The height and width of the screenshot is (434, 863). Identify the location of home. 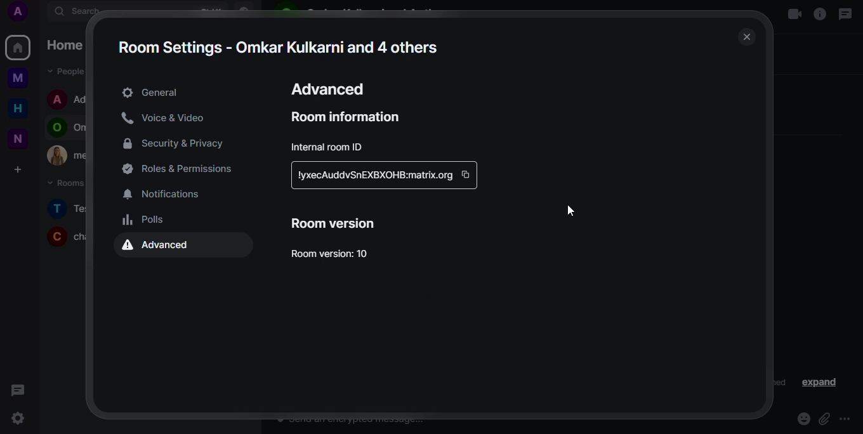
(18, 48).